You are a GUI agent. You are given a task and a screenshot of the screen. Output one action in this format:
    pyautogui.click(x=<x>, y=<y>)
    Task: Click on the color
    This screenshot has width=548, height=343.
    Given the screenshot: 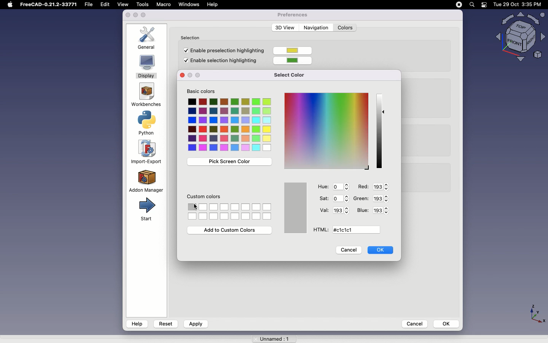 What is the action you would take?
    pyautogui.click(x=293, y=51)
    